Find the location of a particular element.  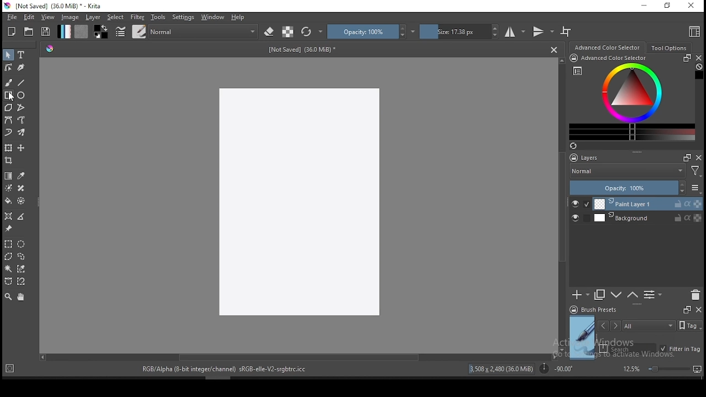

image is located at coordinates (69, 17).